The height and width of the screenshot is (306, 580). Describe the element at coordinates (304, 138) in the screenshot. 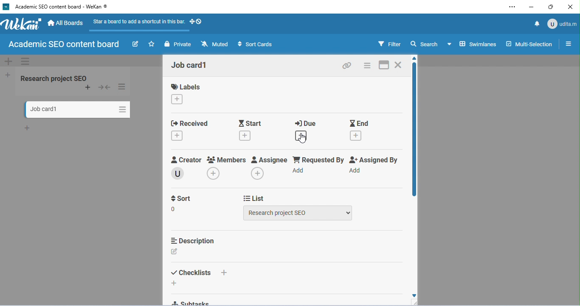

I see `cursor movement` at that location.